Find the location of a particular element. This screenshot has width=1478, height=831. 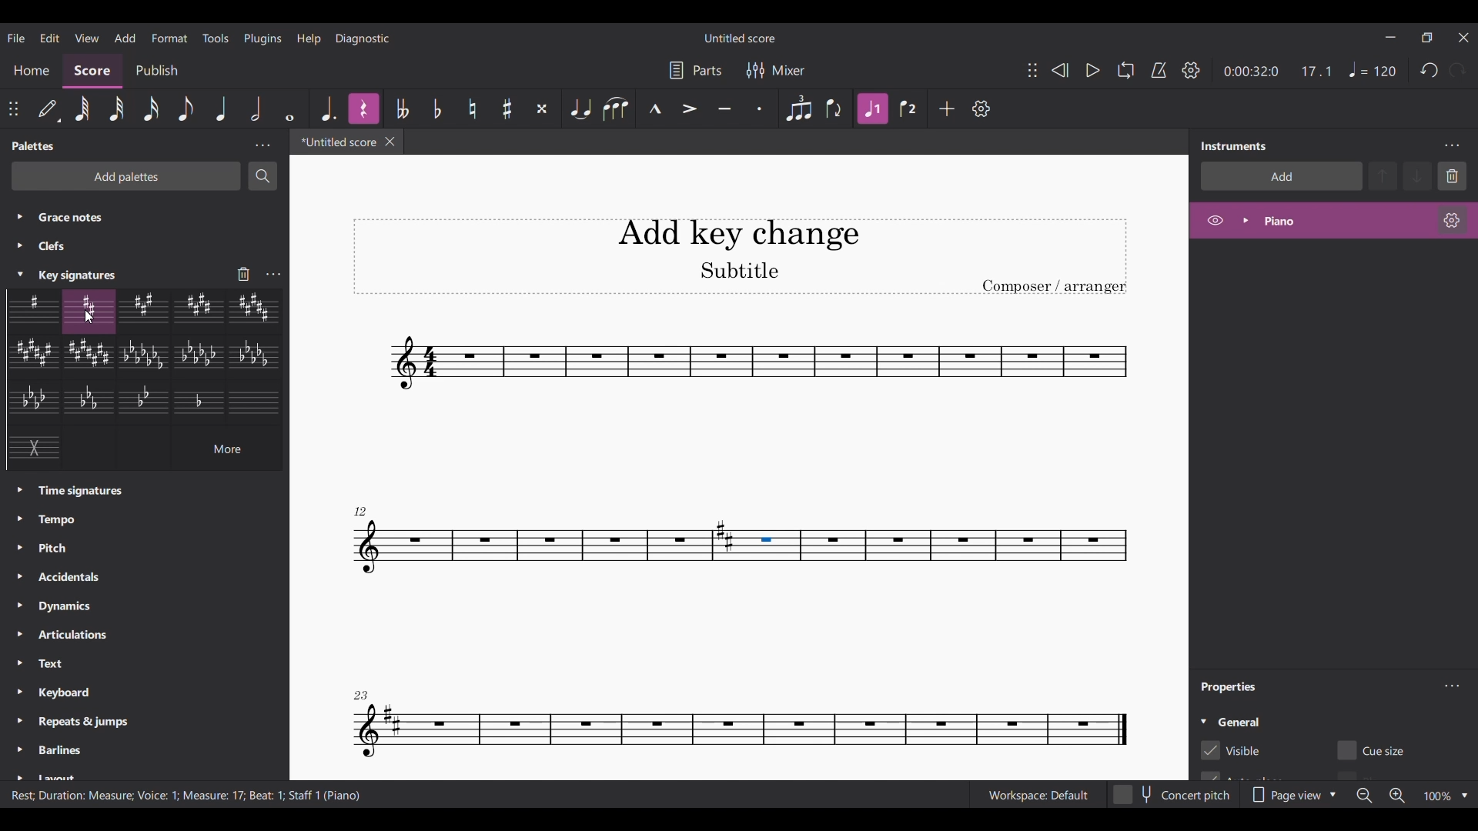

16th note is located at coordinates (152, 108).